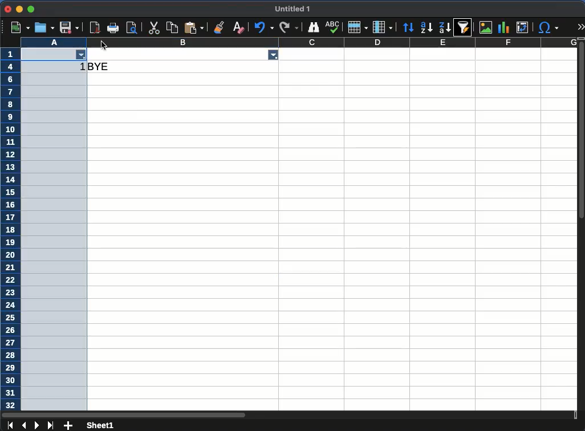 This screenshot has width=585, height=431. Describe the element at coordinates (82, 56) in the screenshot. I see `filter` at that location.